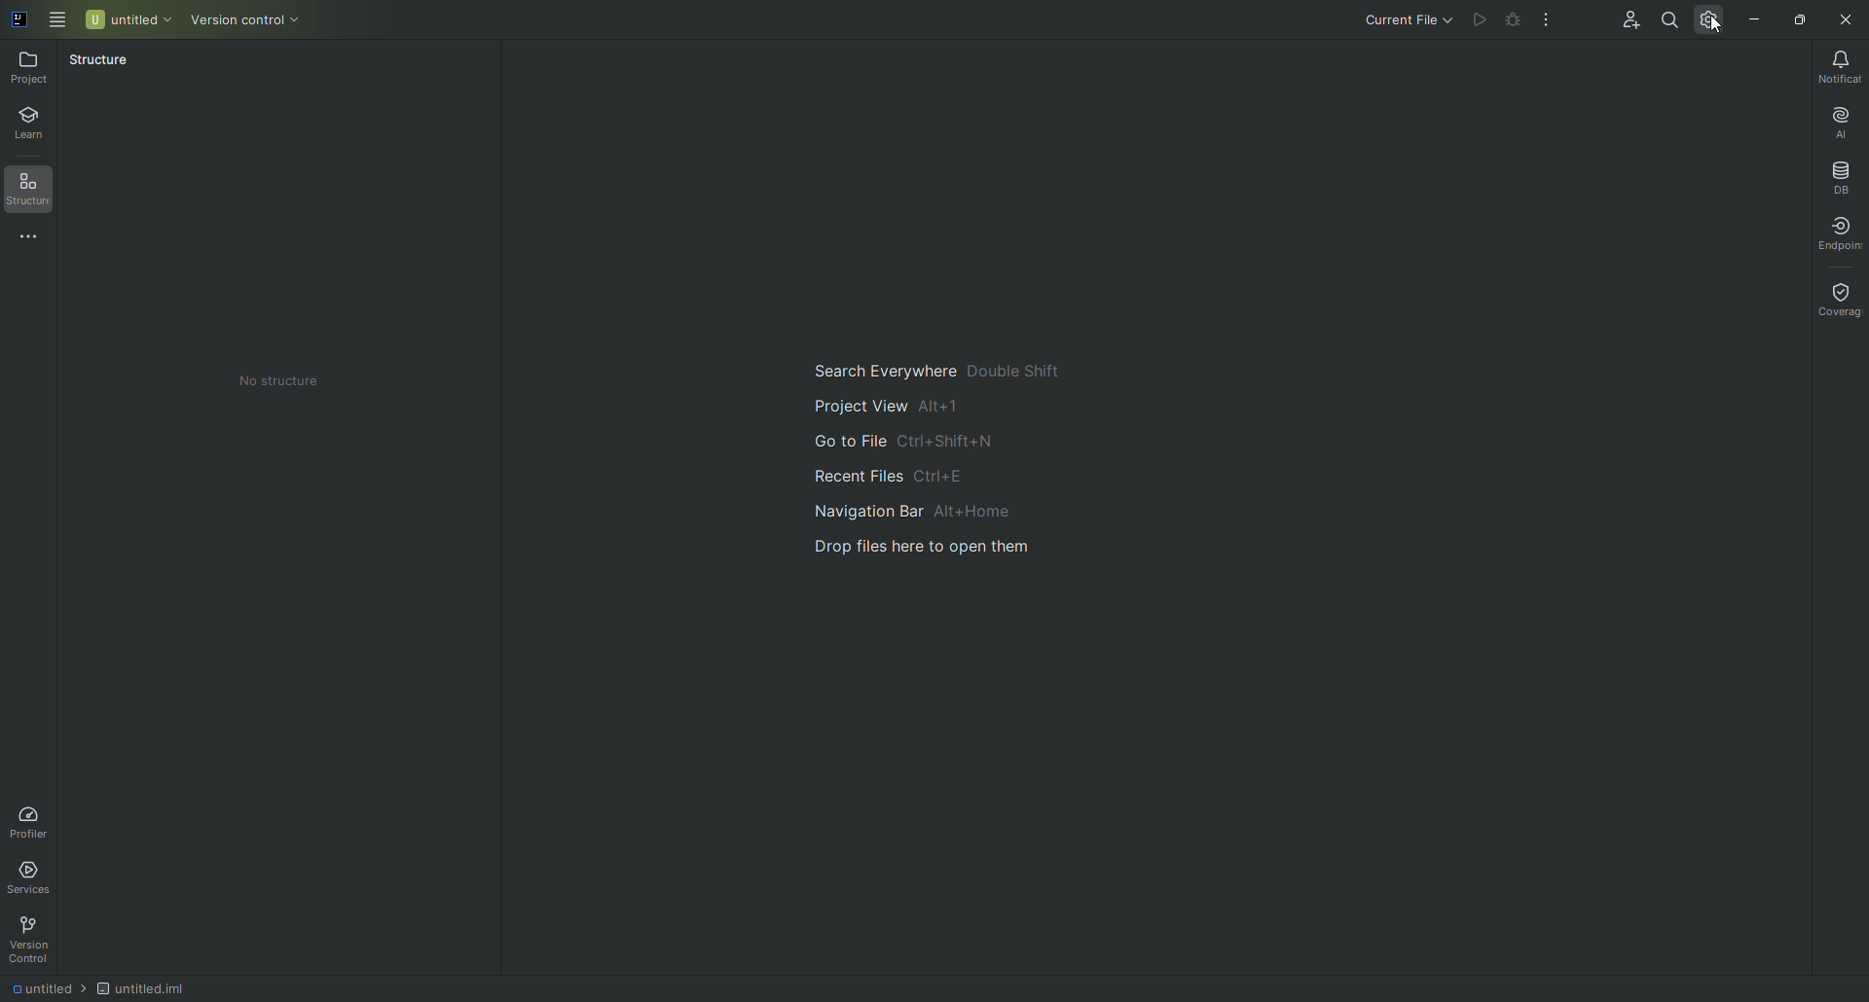 The image size is (1869, 1002). Describe the element at coordinates (1831, 233) in the screenshot. I see `Endpoint` at that location.